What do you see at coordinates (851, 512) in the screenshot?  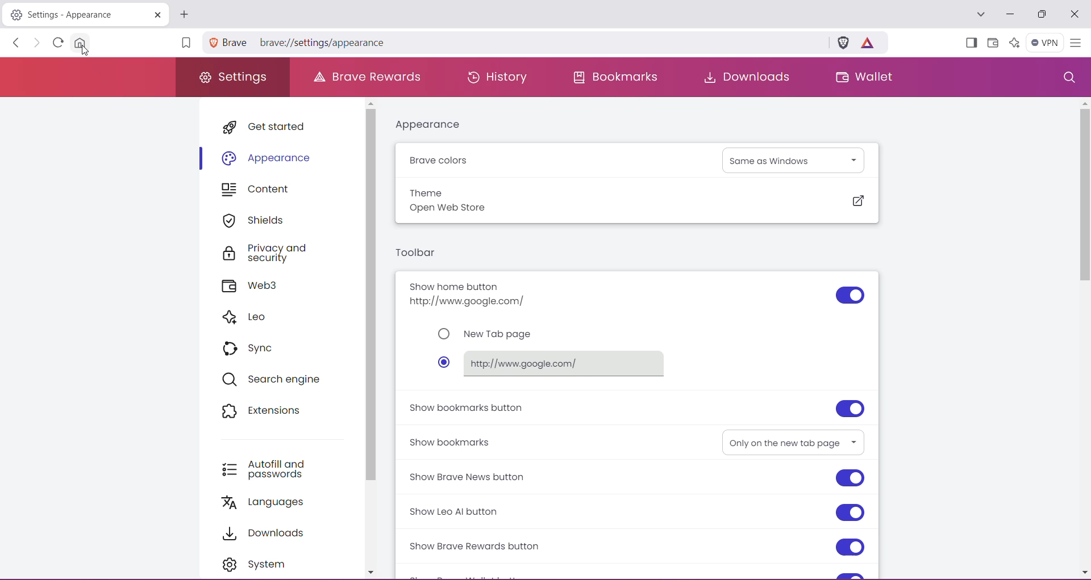 I see `Click to Show Leo AI button` at bounding box center [851, 512].